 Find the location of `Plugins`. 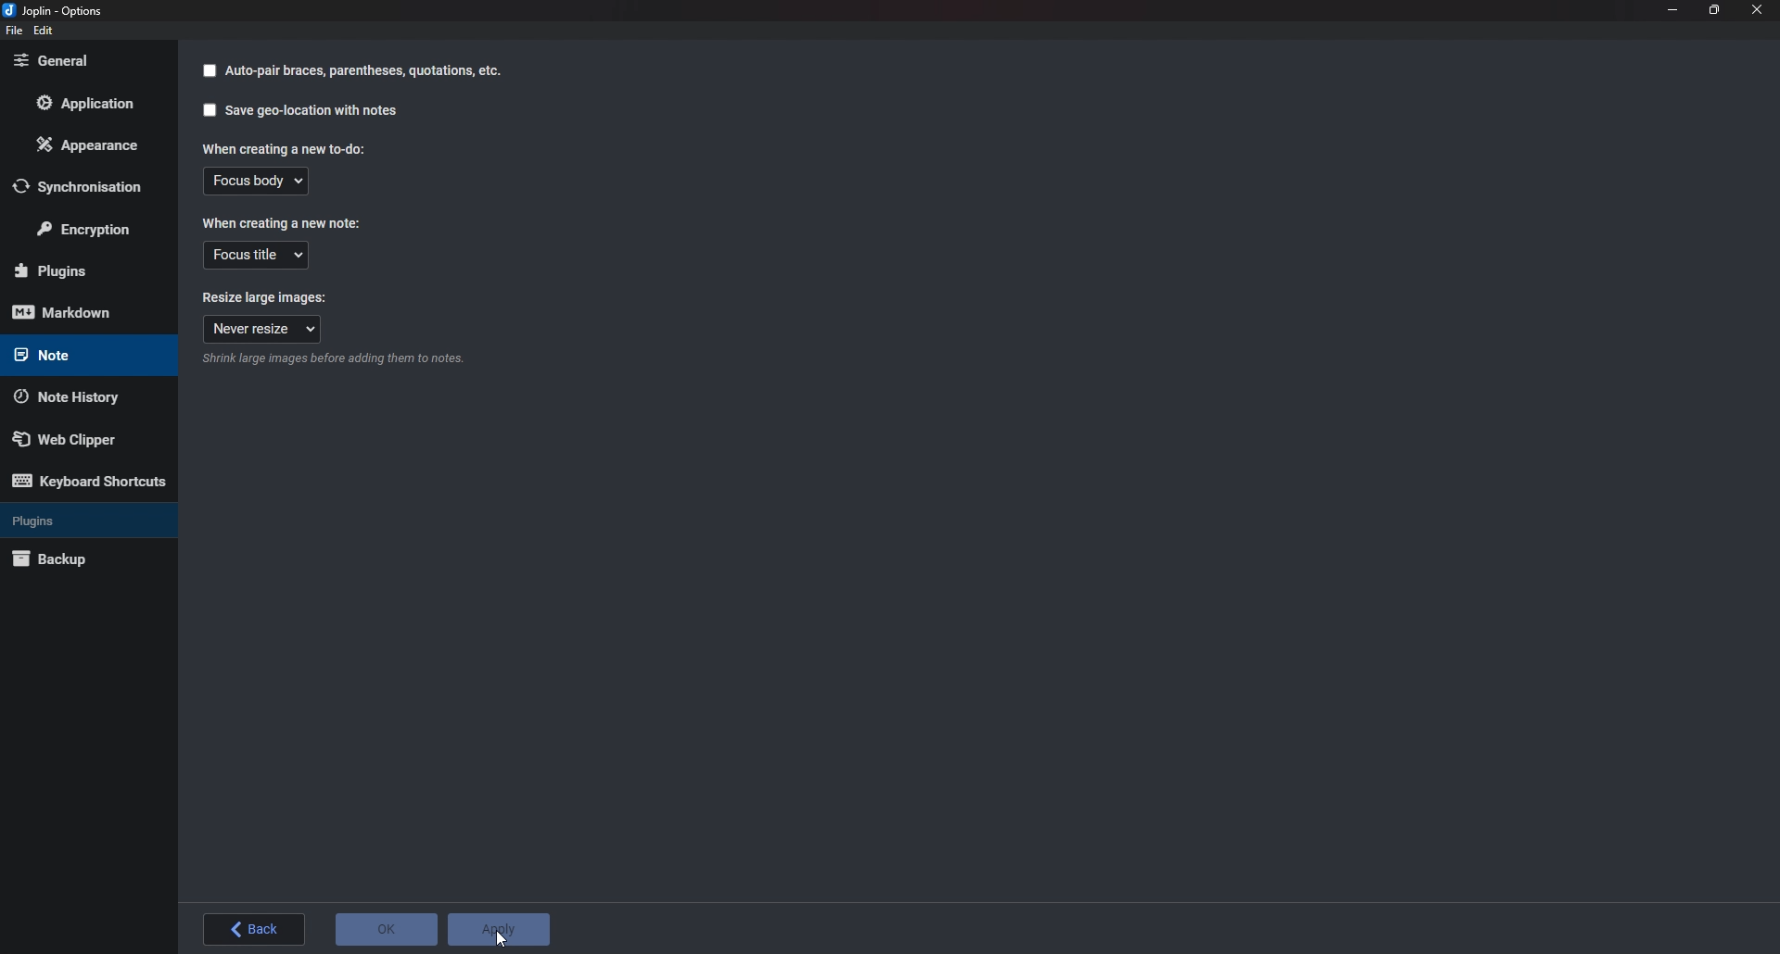

Plugins is located at coordinates (80, 520).